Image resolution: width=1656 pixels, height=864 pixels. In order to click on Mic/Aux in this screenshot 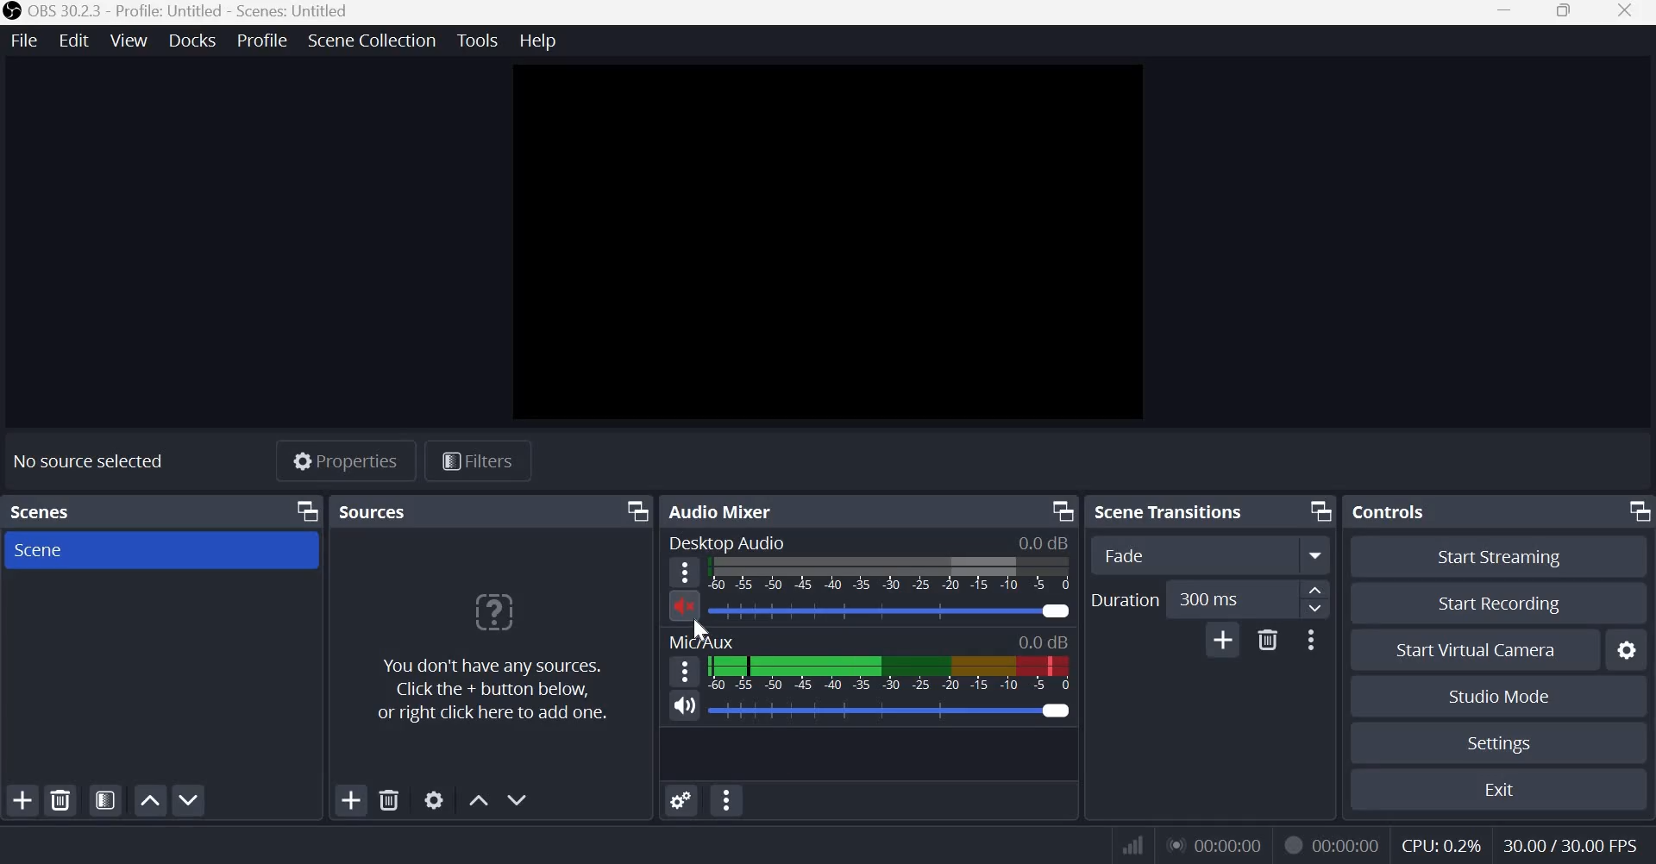, I will do `click(703, 642)`.